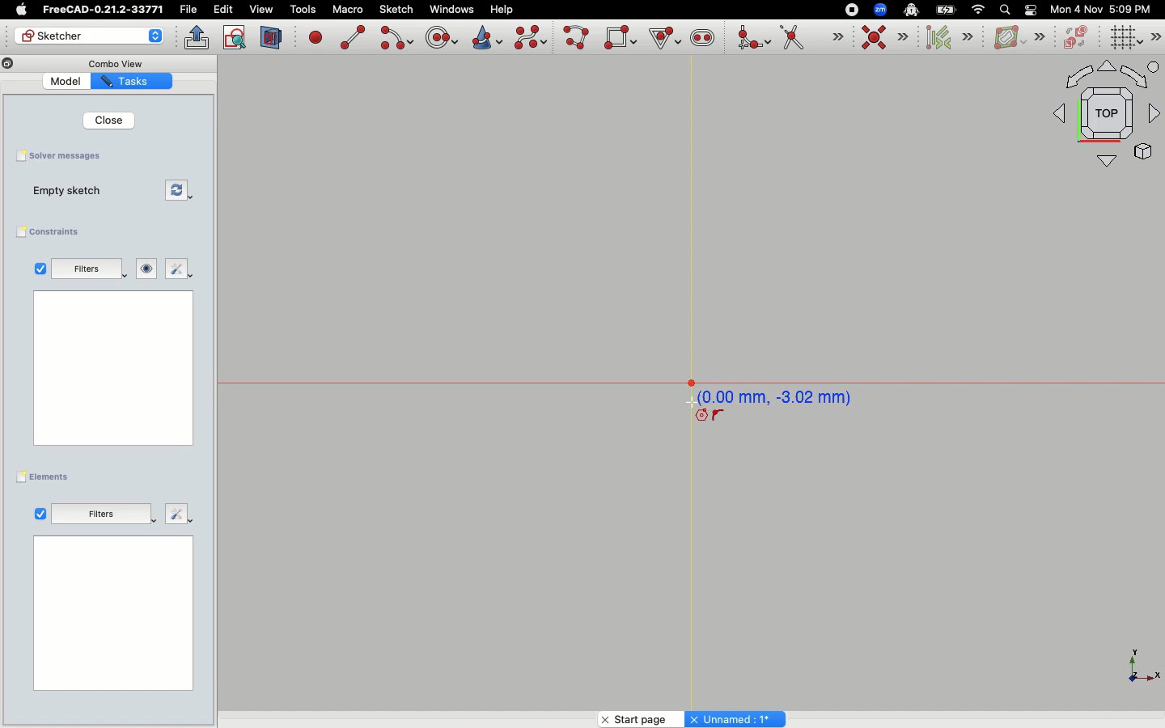 The width and height of the screenshot is (1165, 728). What do you see at coordinates (881, 10) in the screenshot?
I see `Zoom` at bounding box center [881, 10].